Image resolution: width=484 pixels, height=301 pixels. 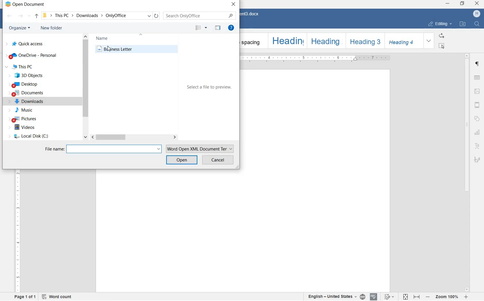 What do you see at coordinates (389, 296) in the screenshot?
I see `track changes` at bounding box center [389, 296].